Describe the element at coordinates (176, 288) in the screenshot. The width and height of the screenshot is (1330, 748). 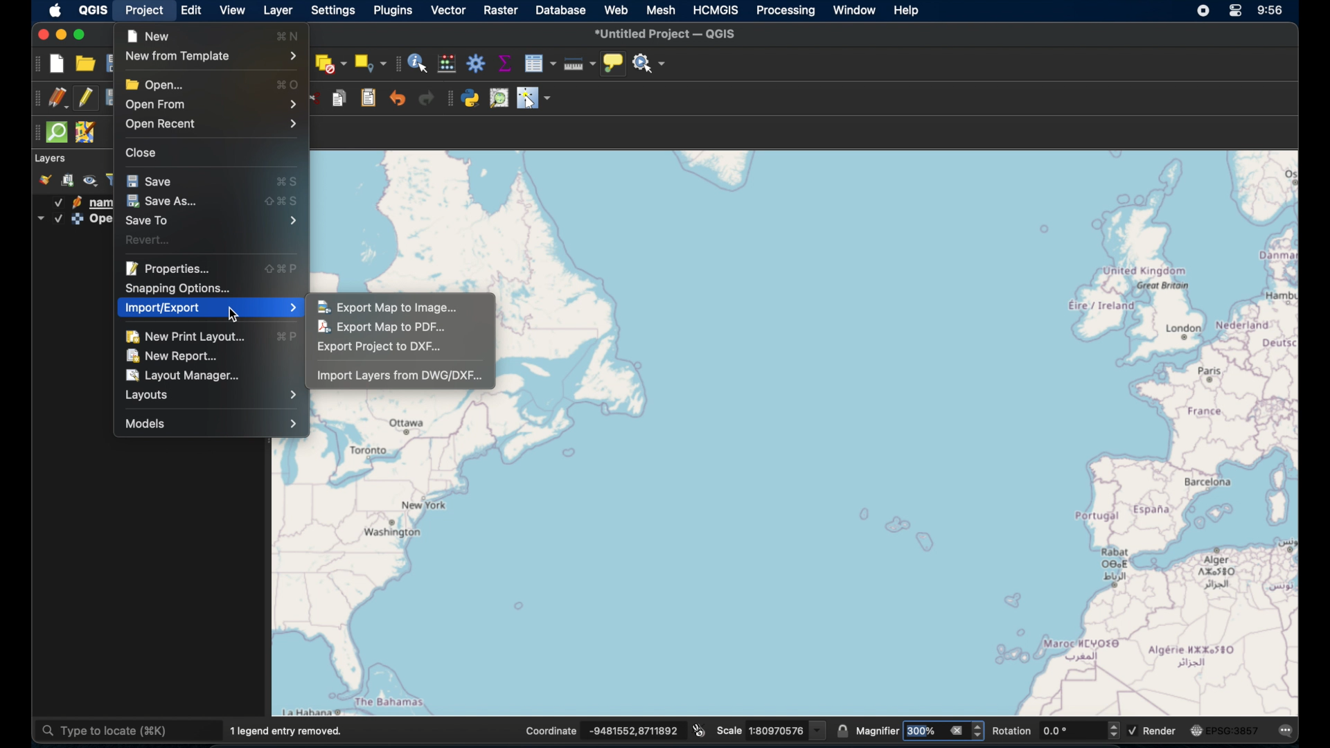
I see `snapping options` at that location.